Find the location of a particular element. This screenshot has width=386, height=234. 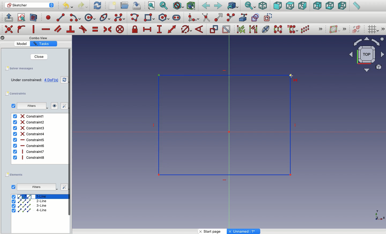

constrain circle  is located at coordinates (187, 29).